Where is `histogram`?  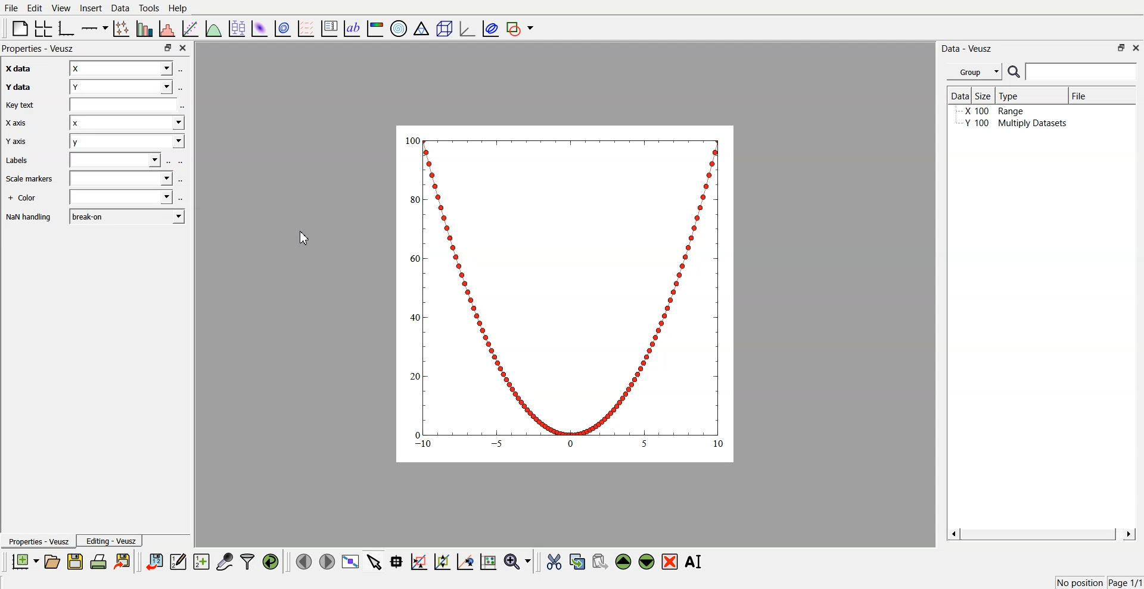 histogram is located at coordinates (169, 28).